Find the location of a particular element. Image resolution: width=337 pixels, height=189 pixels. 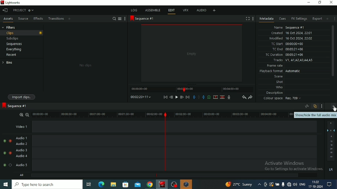

Nudge one frame forward is located at coordinates (182, 97).